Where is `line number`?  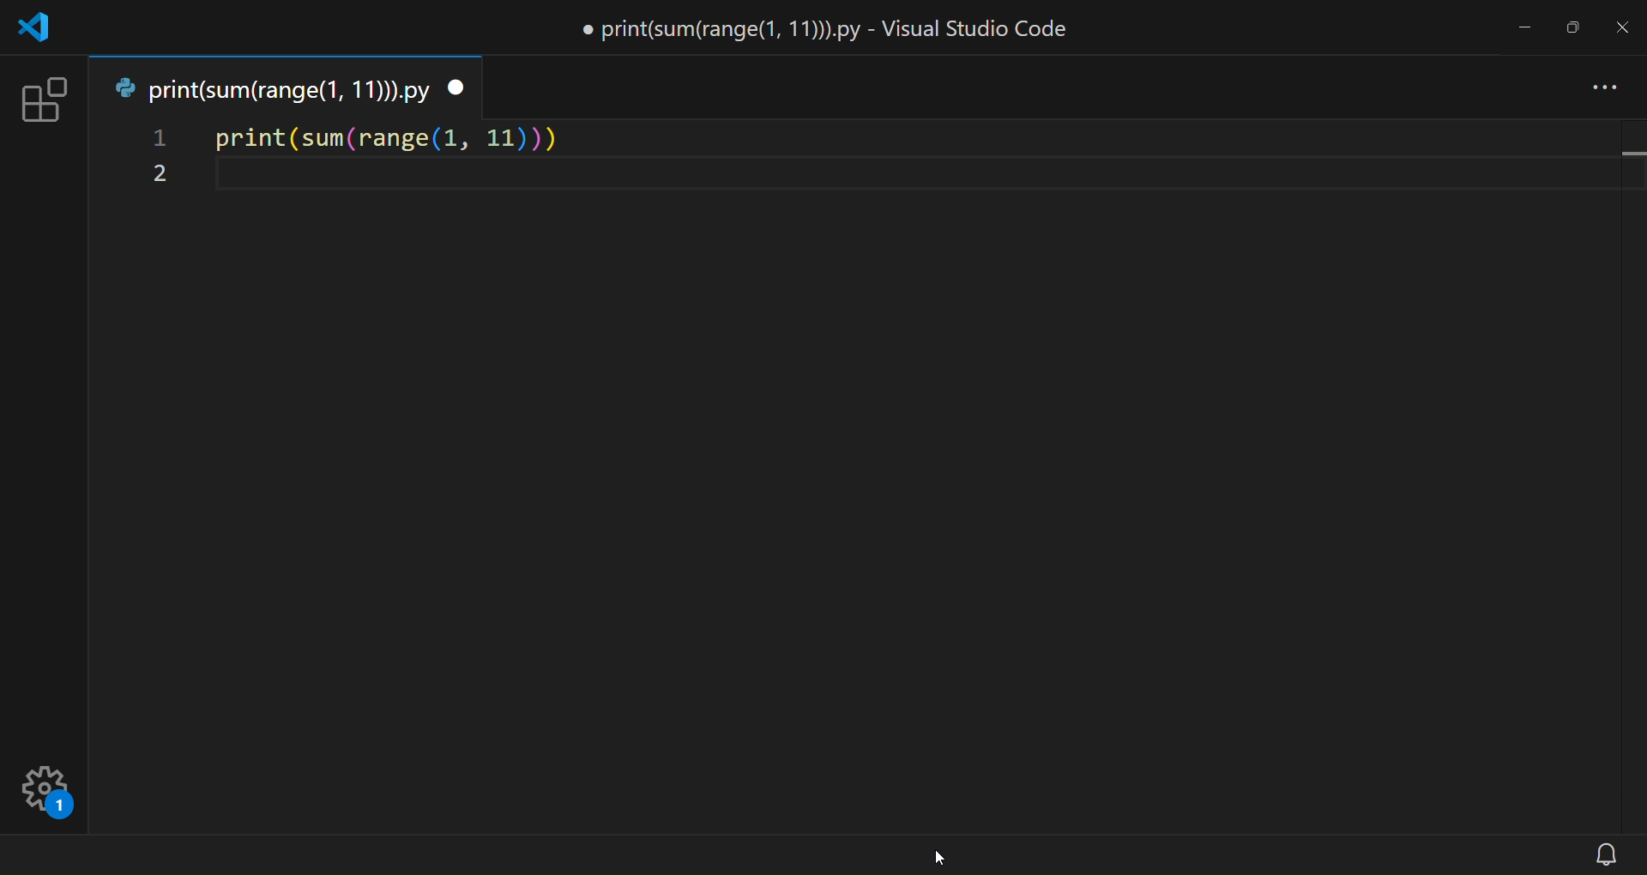
line number is located at coordinates (157, 160).